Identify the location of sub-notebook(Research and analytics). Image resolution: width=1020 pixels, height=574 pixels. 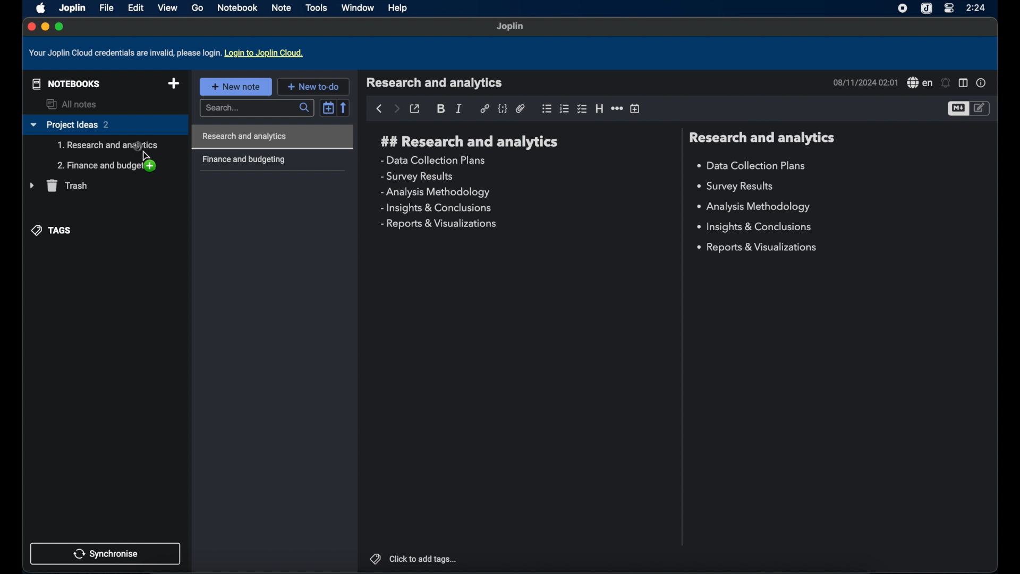
(108, 146).